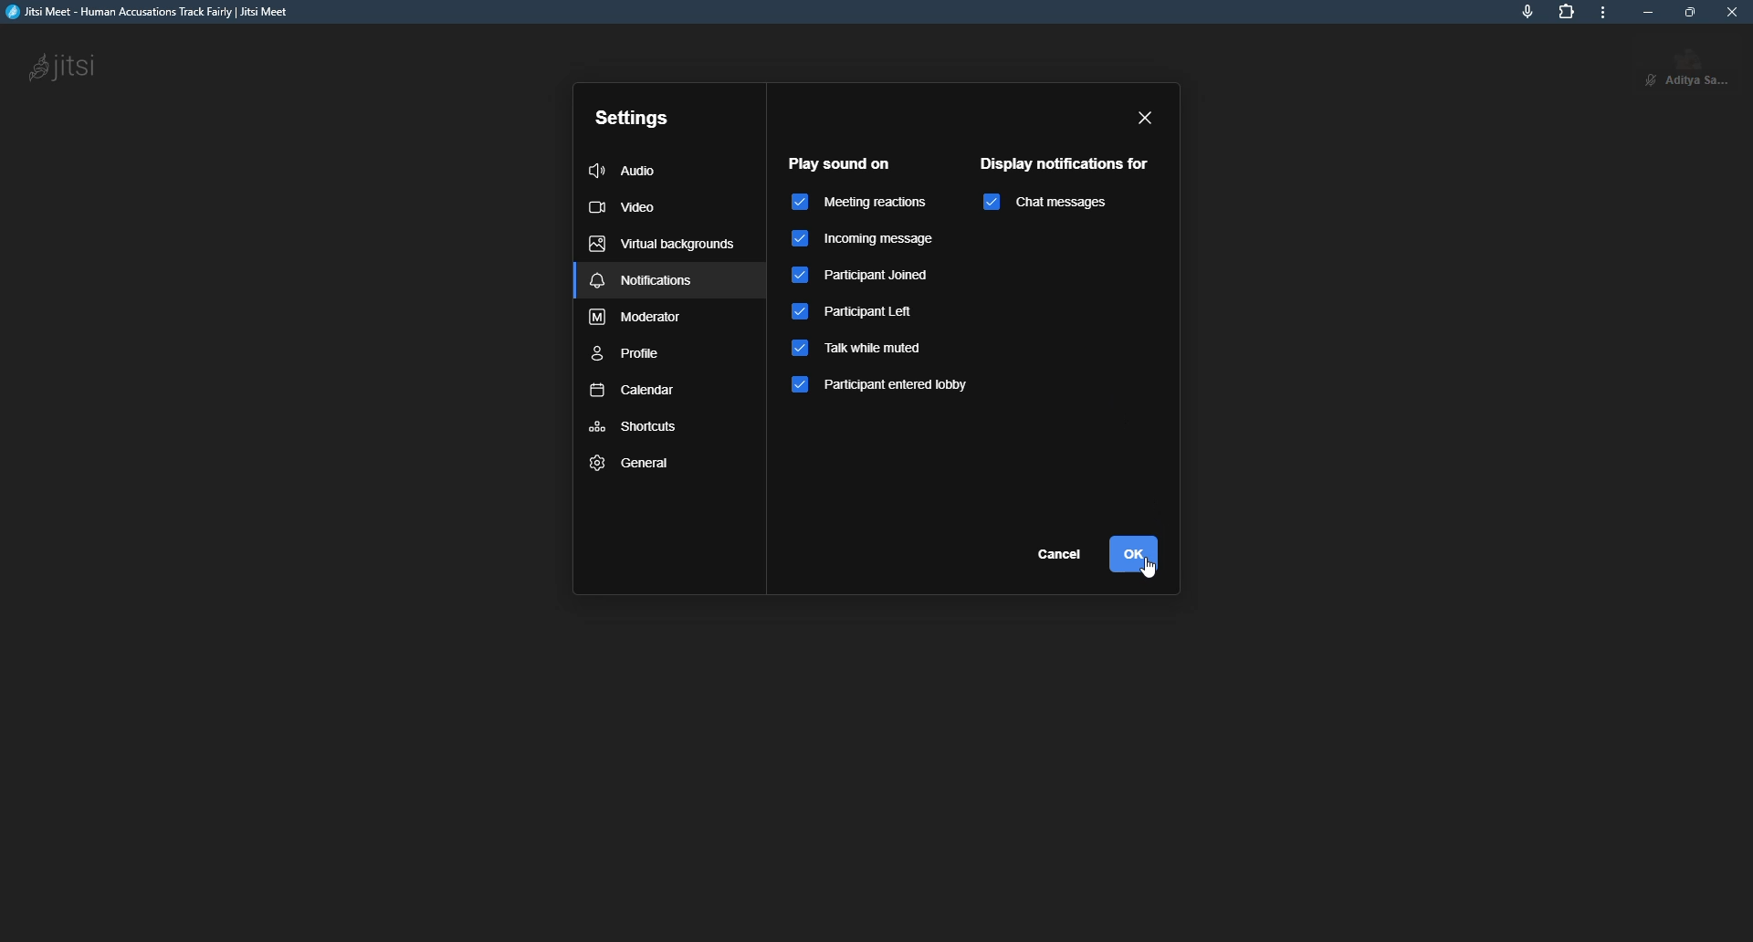 This screenshot has width=1753, height=942. Describe the element at coordinates (1564, 12) in the screenshot. I see `extensions` at that location.